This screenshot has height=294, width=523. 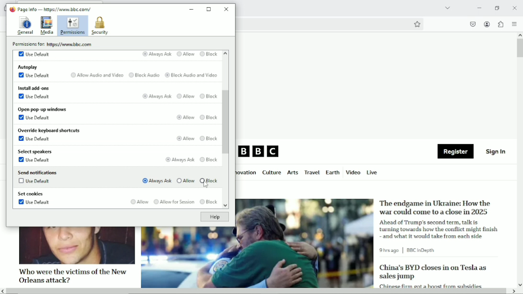 What do you see at coordinates (192, 10) in the screenshot?
I see `minimize` at bounding box center [192, 10].